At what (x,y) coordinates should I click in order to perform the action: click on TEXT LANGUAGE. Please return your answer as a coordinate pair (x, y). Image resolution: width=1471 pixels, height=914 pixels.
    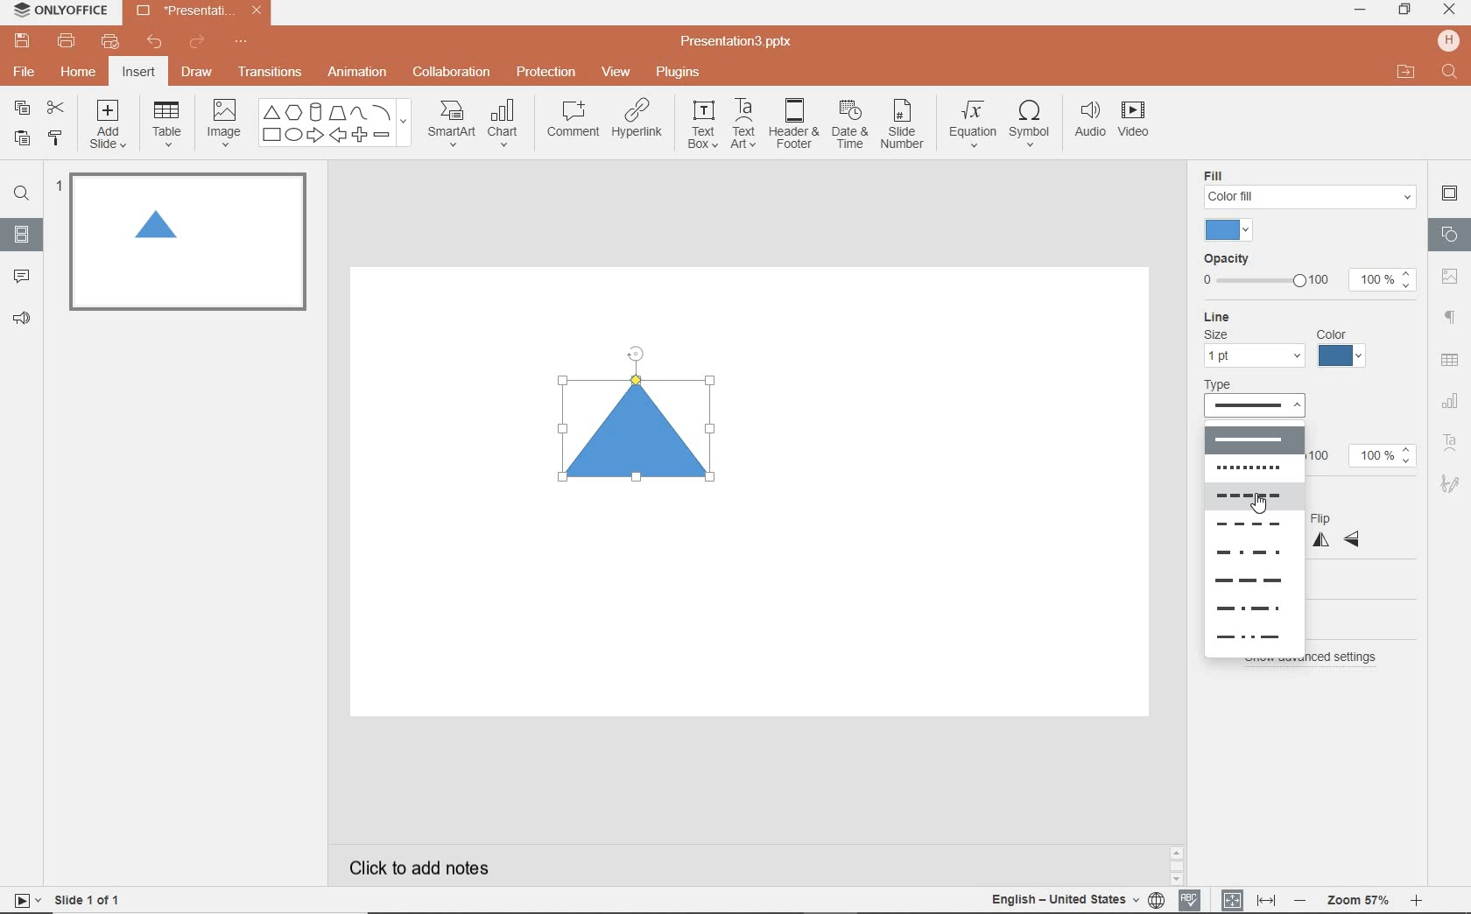
    Looking at the image, I should click on (1078, 899).